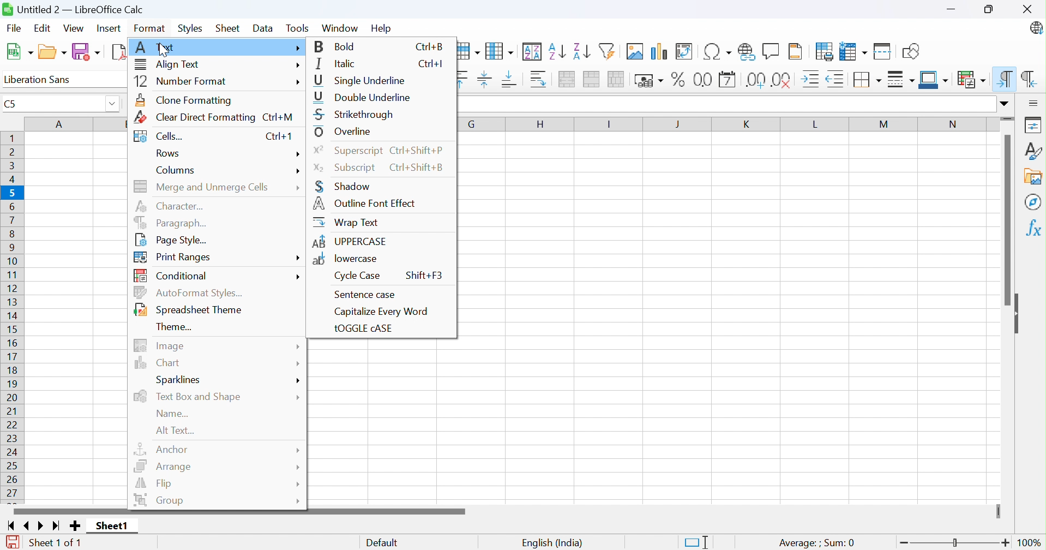  I want to click on File, so click(15, 27).